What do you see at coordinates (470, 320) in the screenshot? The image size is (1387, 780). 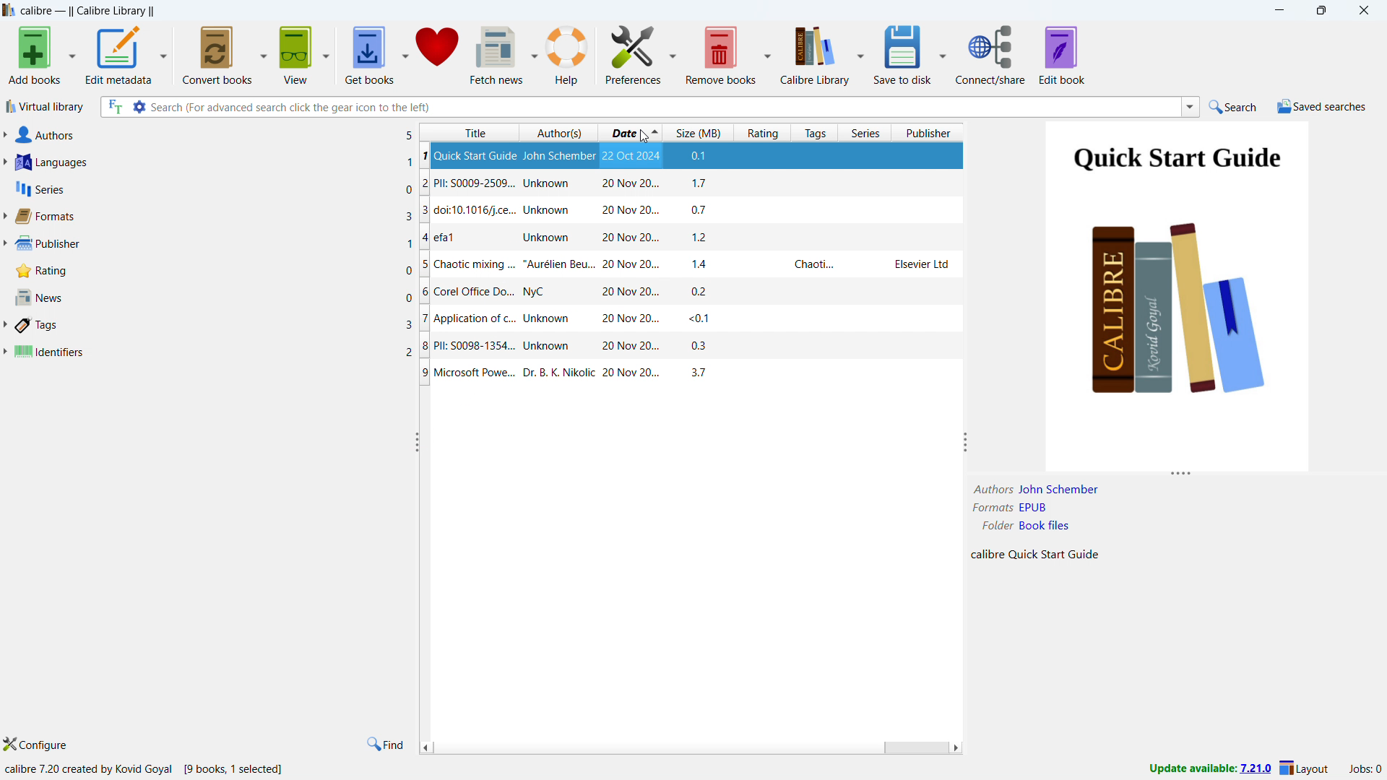 I see `Chaotic mixing .` at bounding box center [470, 320].